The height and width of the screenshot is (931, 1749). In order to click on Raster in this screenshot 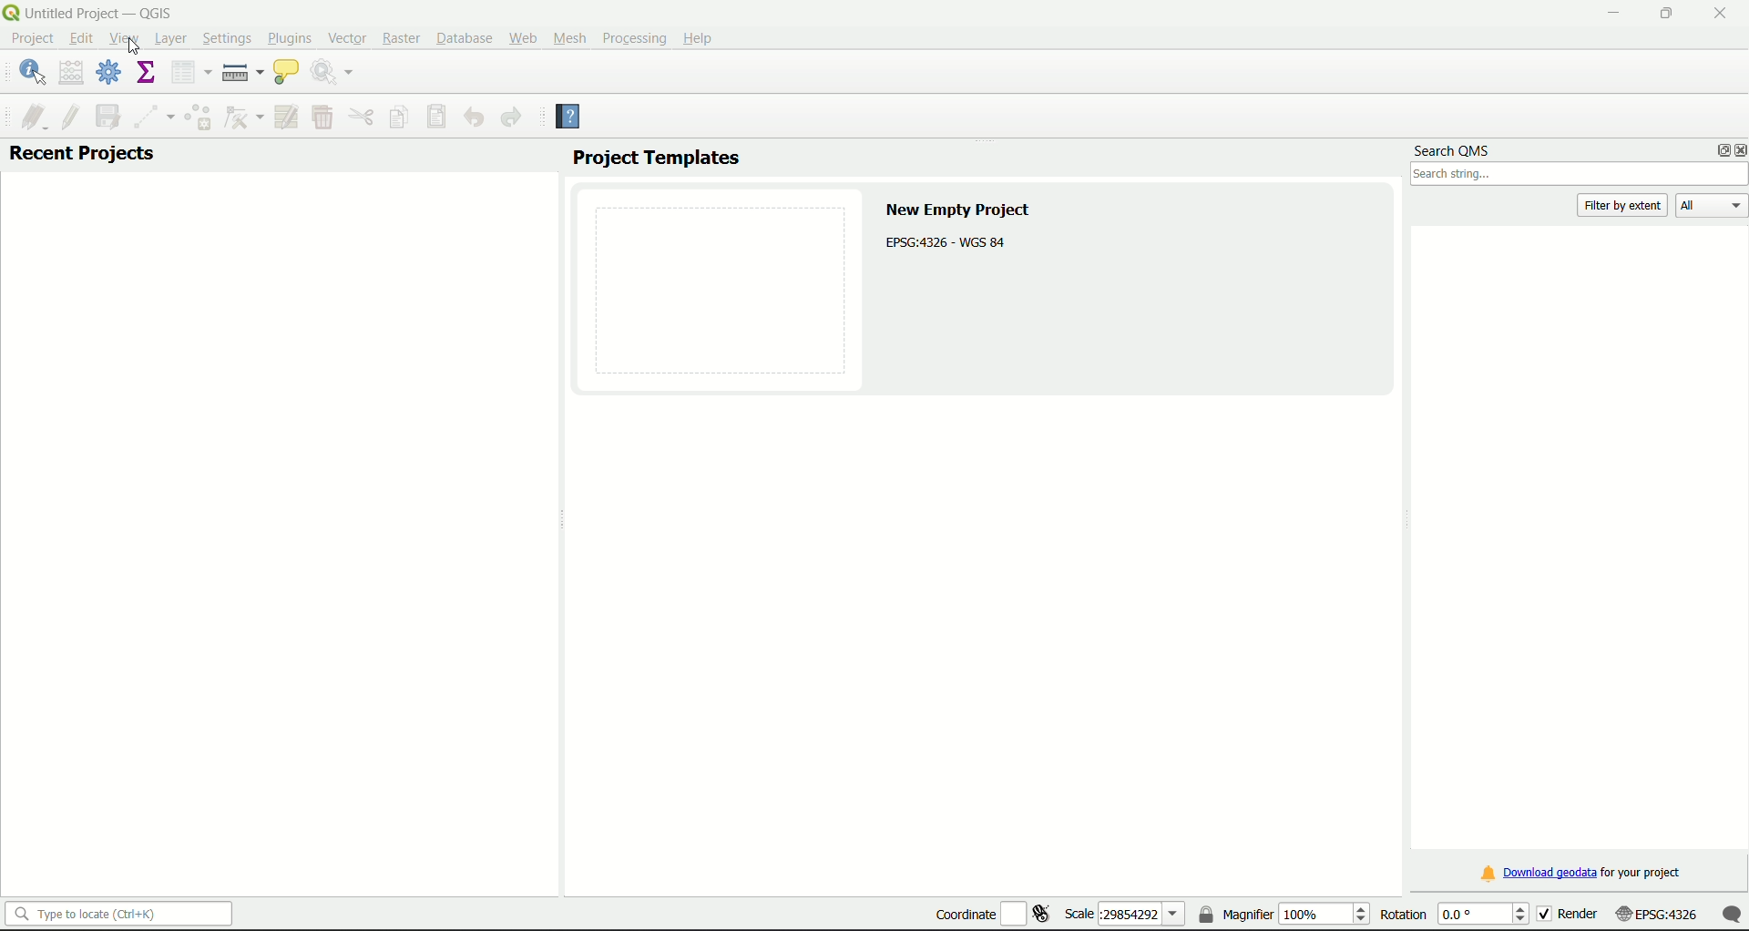, I will do `click(403, 39)`.